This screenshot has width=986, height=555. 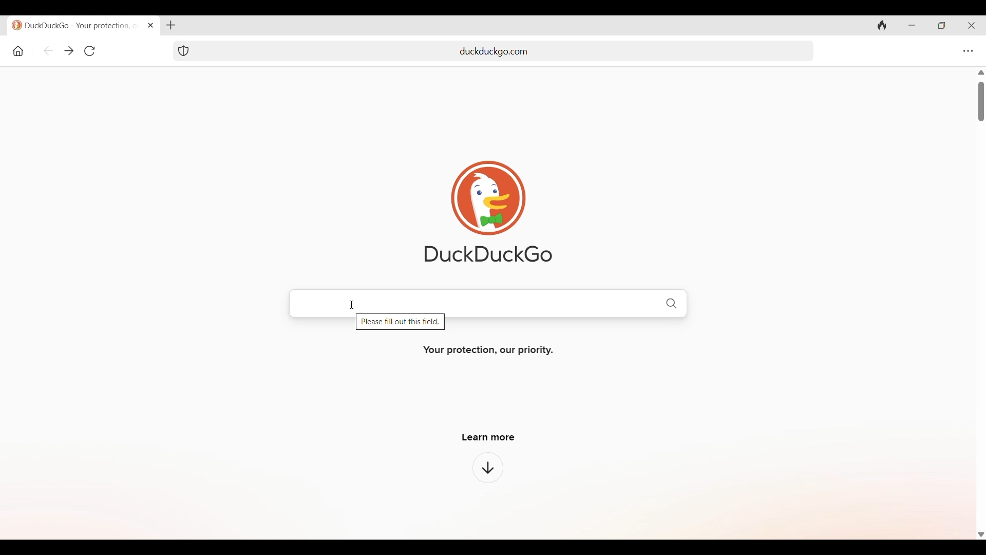 What do you see at coordinates (325, 51) in the screenshot?
I see `Search tab` at bounding box center [325, 51].